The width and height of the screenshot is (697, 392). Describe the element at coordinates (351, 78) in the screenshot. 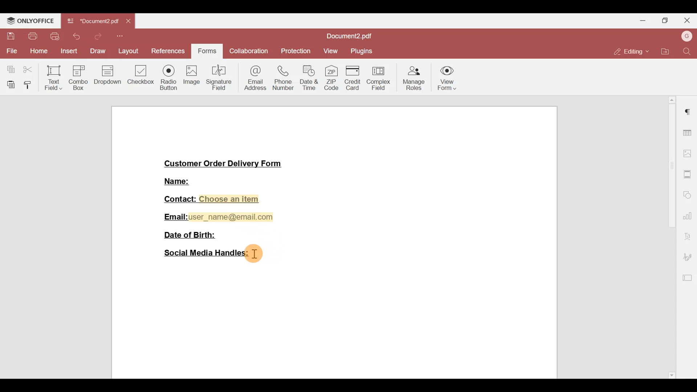

I see `Credit card` at that location.